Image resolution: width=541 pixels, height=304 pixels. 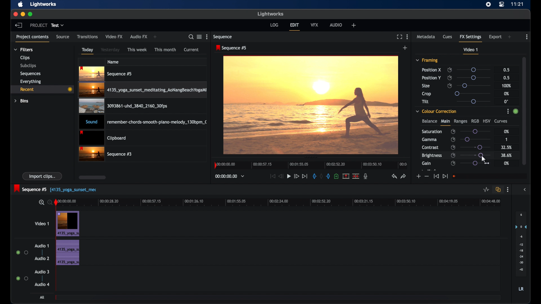 What do you see at coordinates (345, 176) in the screenshot?
I see `remove the marked section` at bounding box center [345, 176].